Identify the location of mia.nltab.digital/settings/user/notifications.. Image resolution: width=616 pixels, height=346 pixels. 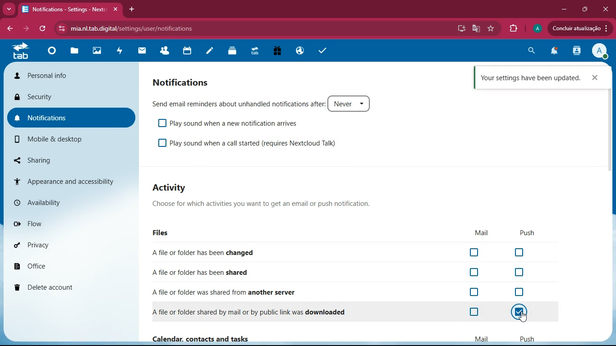
(132, 30).